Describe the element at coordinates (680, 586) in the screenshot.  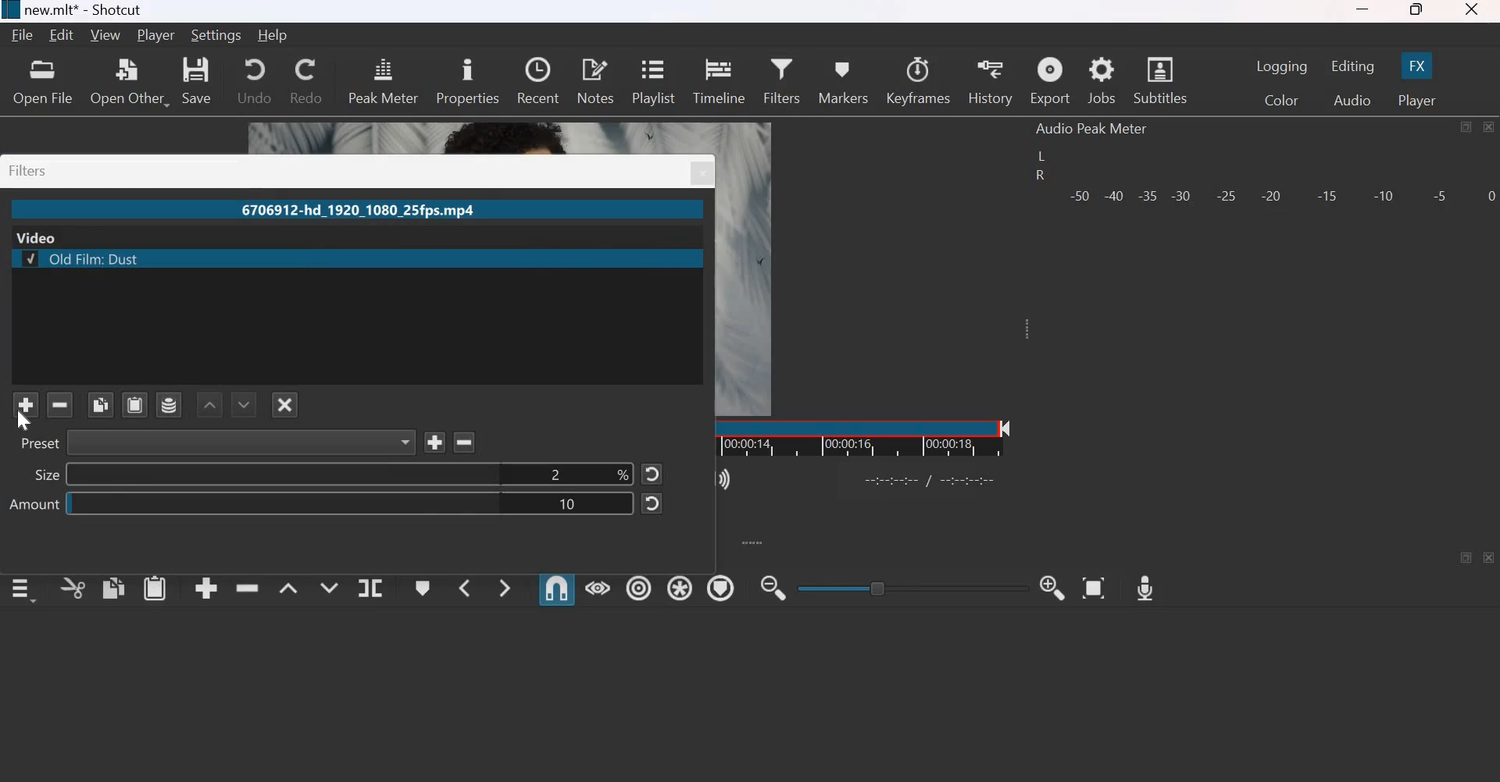
I see `Ripple all tracks` at that location.